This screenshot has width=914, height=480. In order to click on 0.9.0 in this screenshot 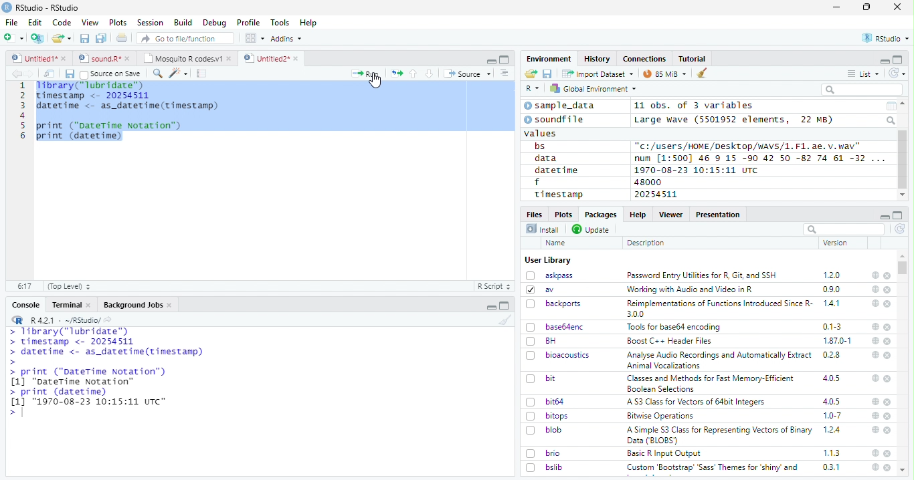, I will do `click(832, 289)`.